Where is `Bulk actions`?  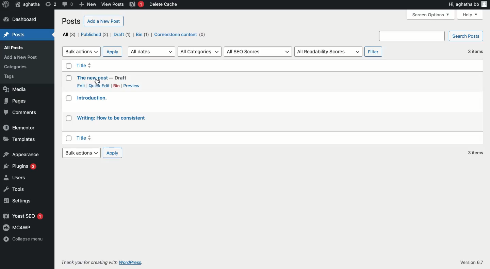 Bulk actions is located at coordinates (81, 153).